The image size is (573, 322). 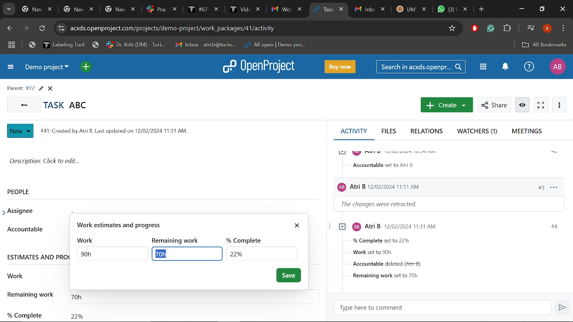 I want to click on Space for writting description, so click(x=164, y=163).